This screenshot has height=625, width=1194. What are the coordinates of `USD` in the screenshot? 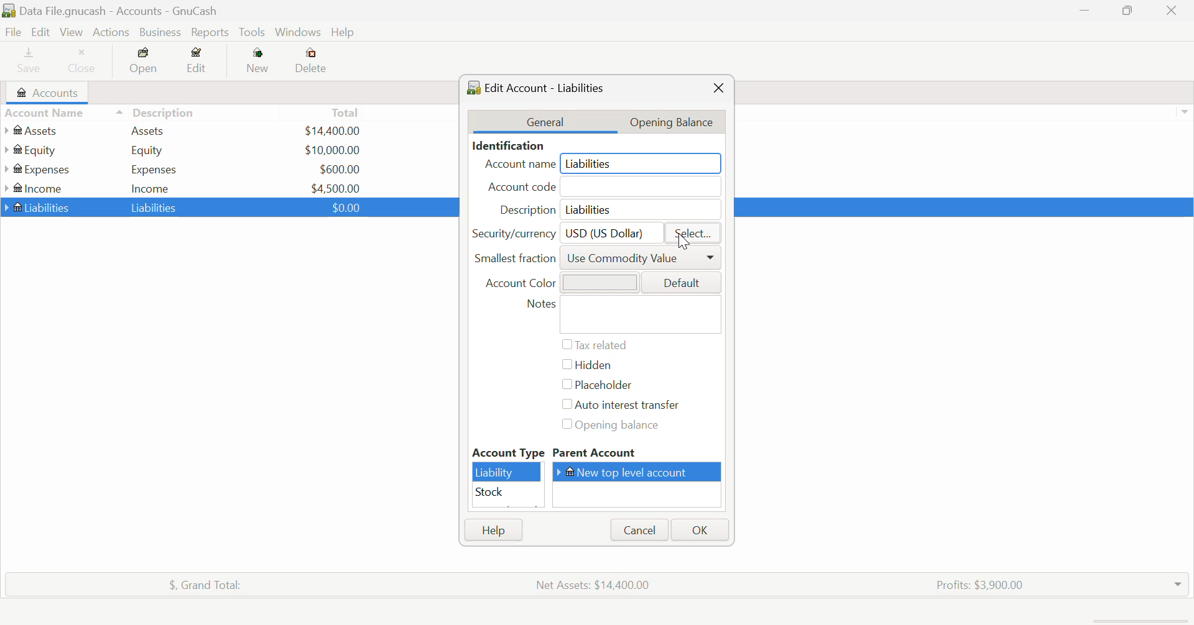 It's located at (340, 169).